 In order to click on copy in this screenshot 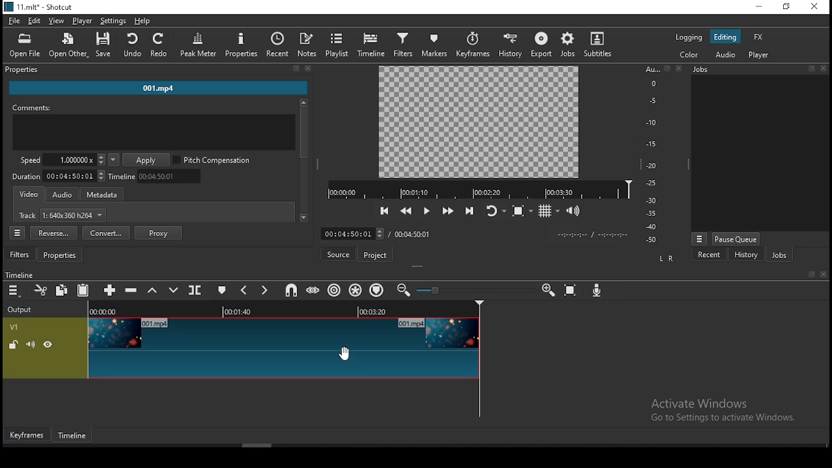, I will do `click(62, 290)`.